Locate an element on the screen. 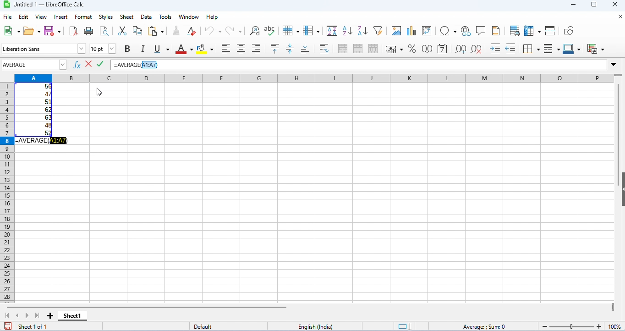  close is located at coordinates (619, 17).